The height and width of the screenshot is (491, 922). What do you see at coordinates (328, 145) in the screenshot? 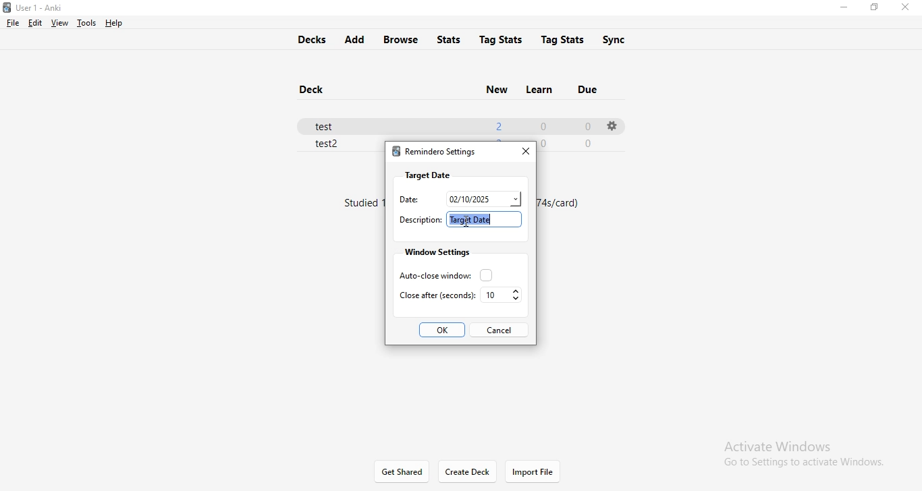
I see `test 2` at bounding box center [328, 145].